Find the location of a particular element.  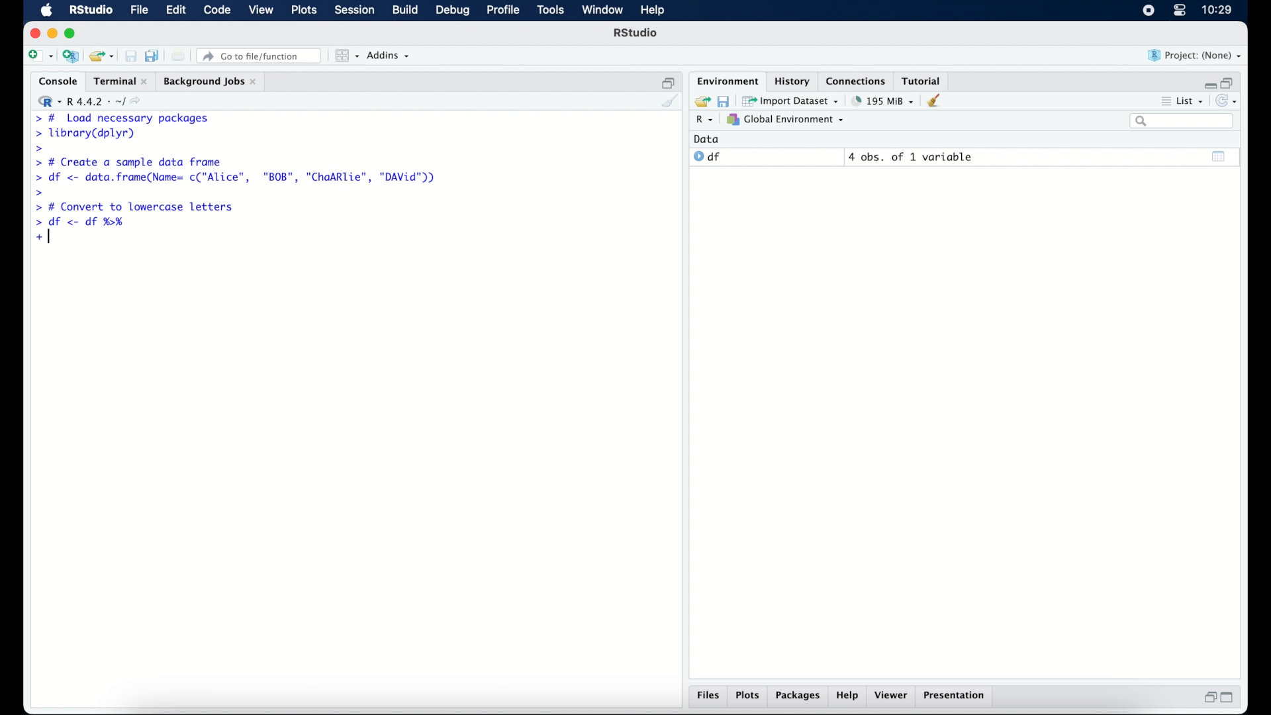

date is located at coordinates (707, 138).